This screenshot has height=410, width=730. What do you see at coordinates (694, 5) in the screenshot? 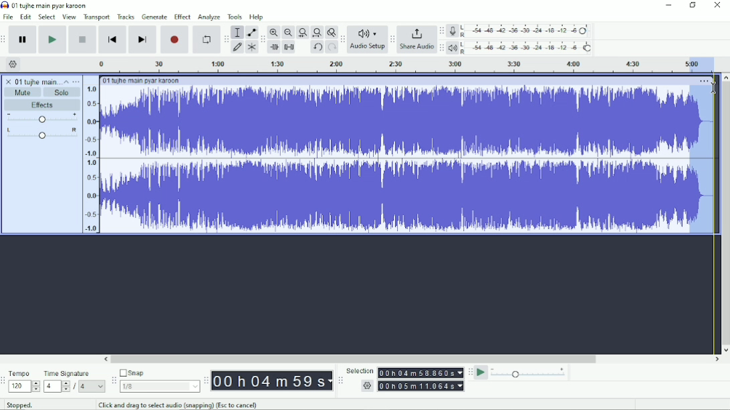
I see `Restore down` at bounding box center [694, 5].